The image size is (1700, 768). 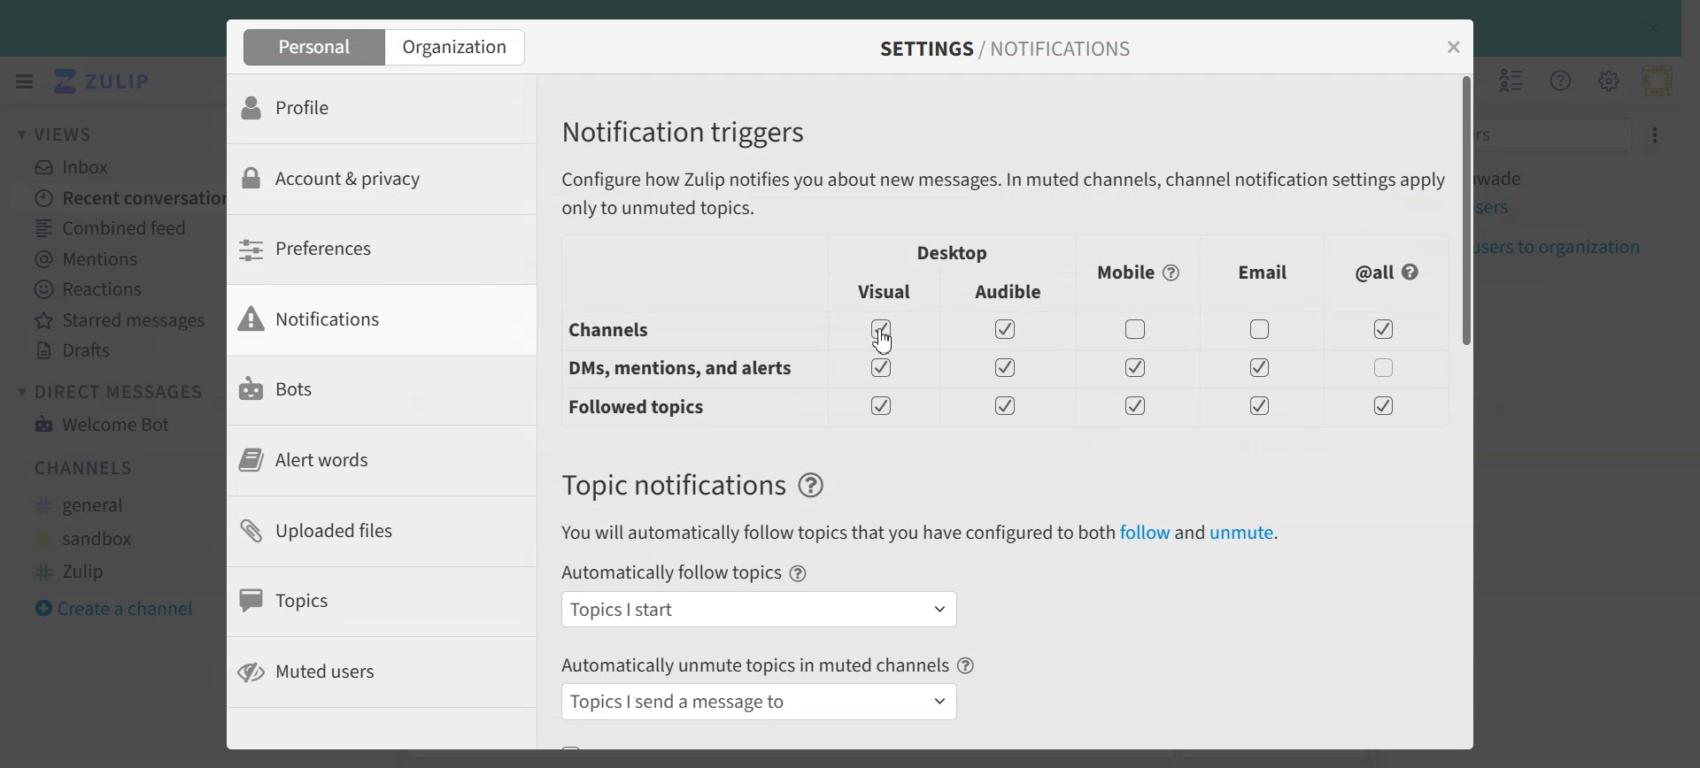 I want to click on Text, so click(x=672, y=485).